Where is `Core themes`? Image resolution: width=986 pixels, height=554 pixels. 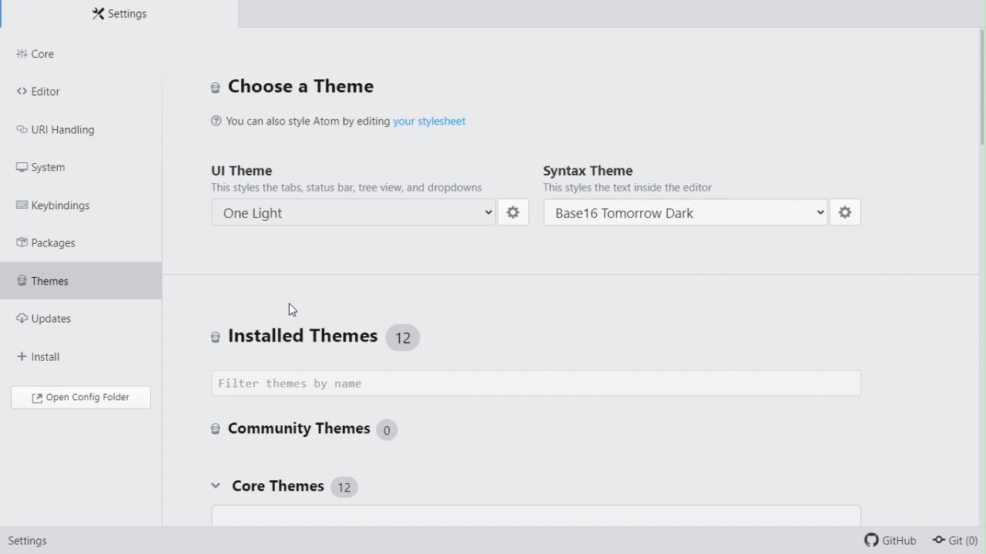
Core themes is located at coordinates (311, 489).